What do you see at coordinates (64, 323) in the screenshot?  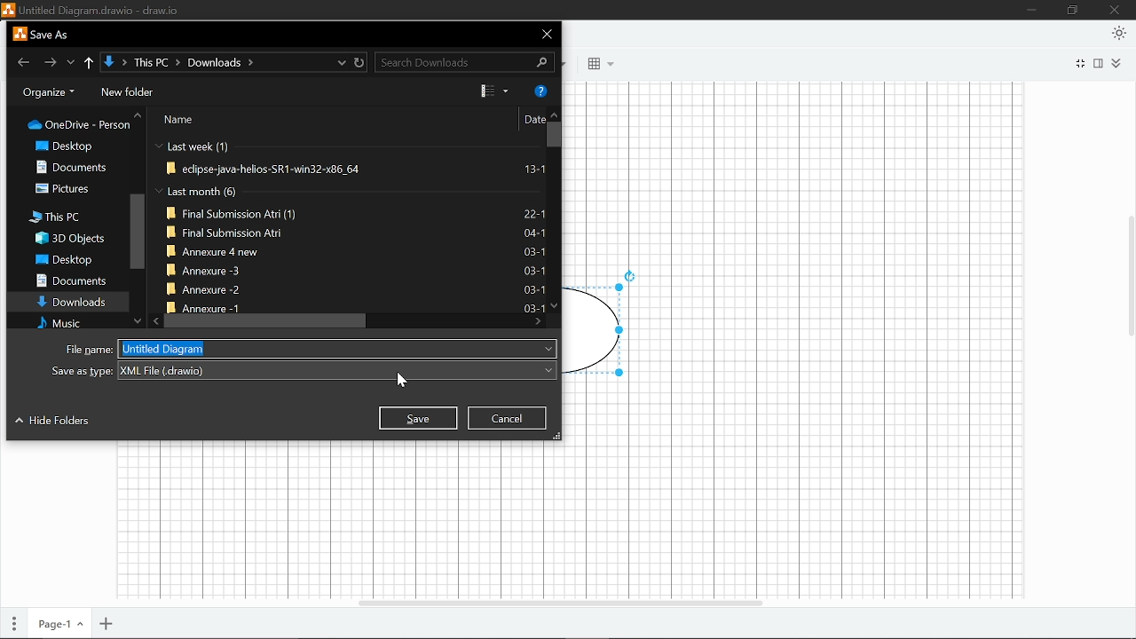 I see `Music` at bounding box center [64, 323].